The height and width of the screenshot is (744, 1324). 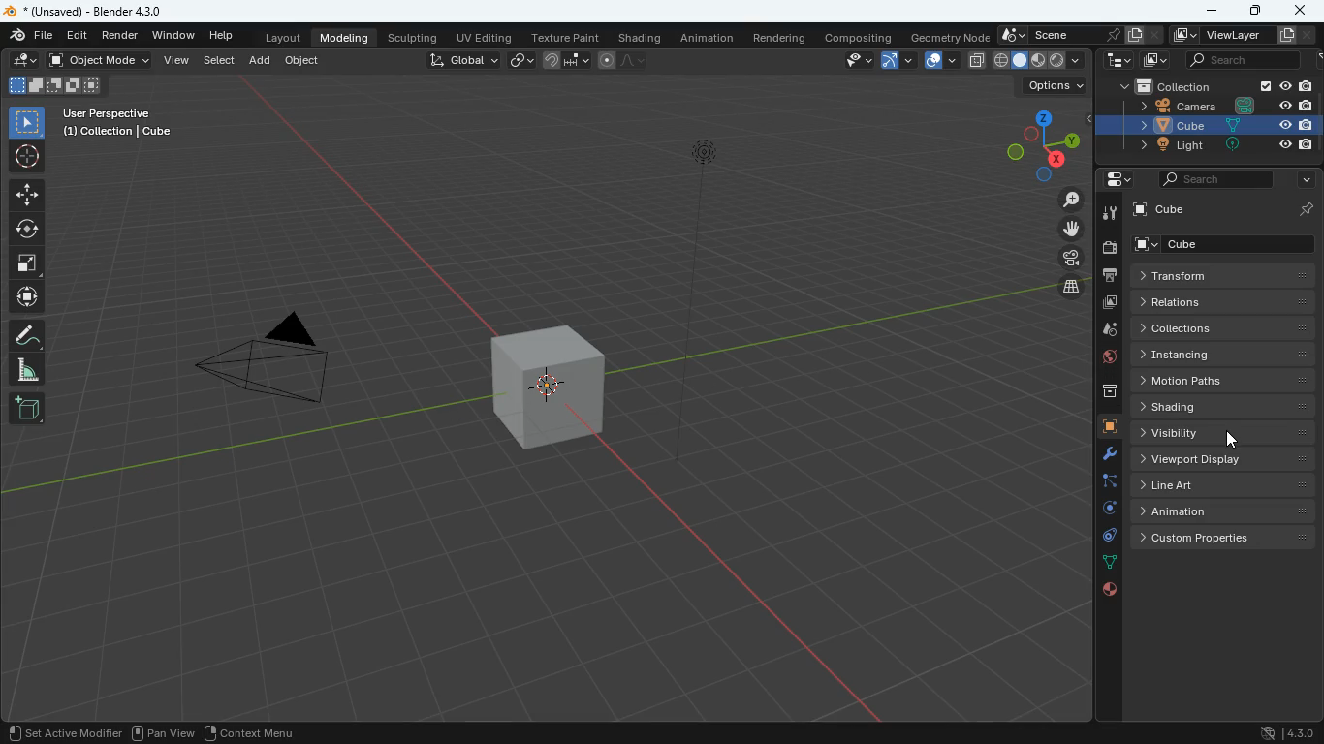 I want to click on edit, so click(x=77, y=36).